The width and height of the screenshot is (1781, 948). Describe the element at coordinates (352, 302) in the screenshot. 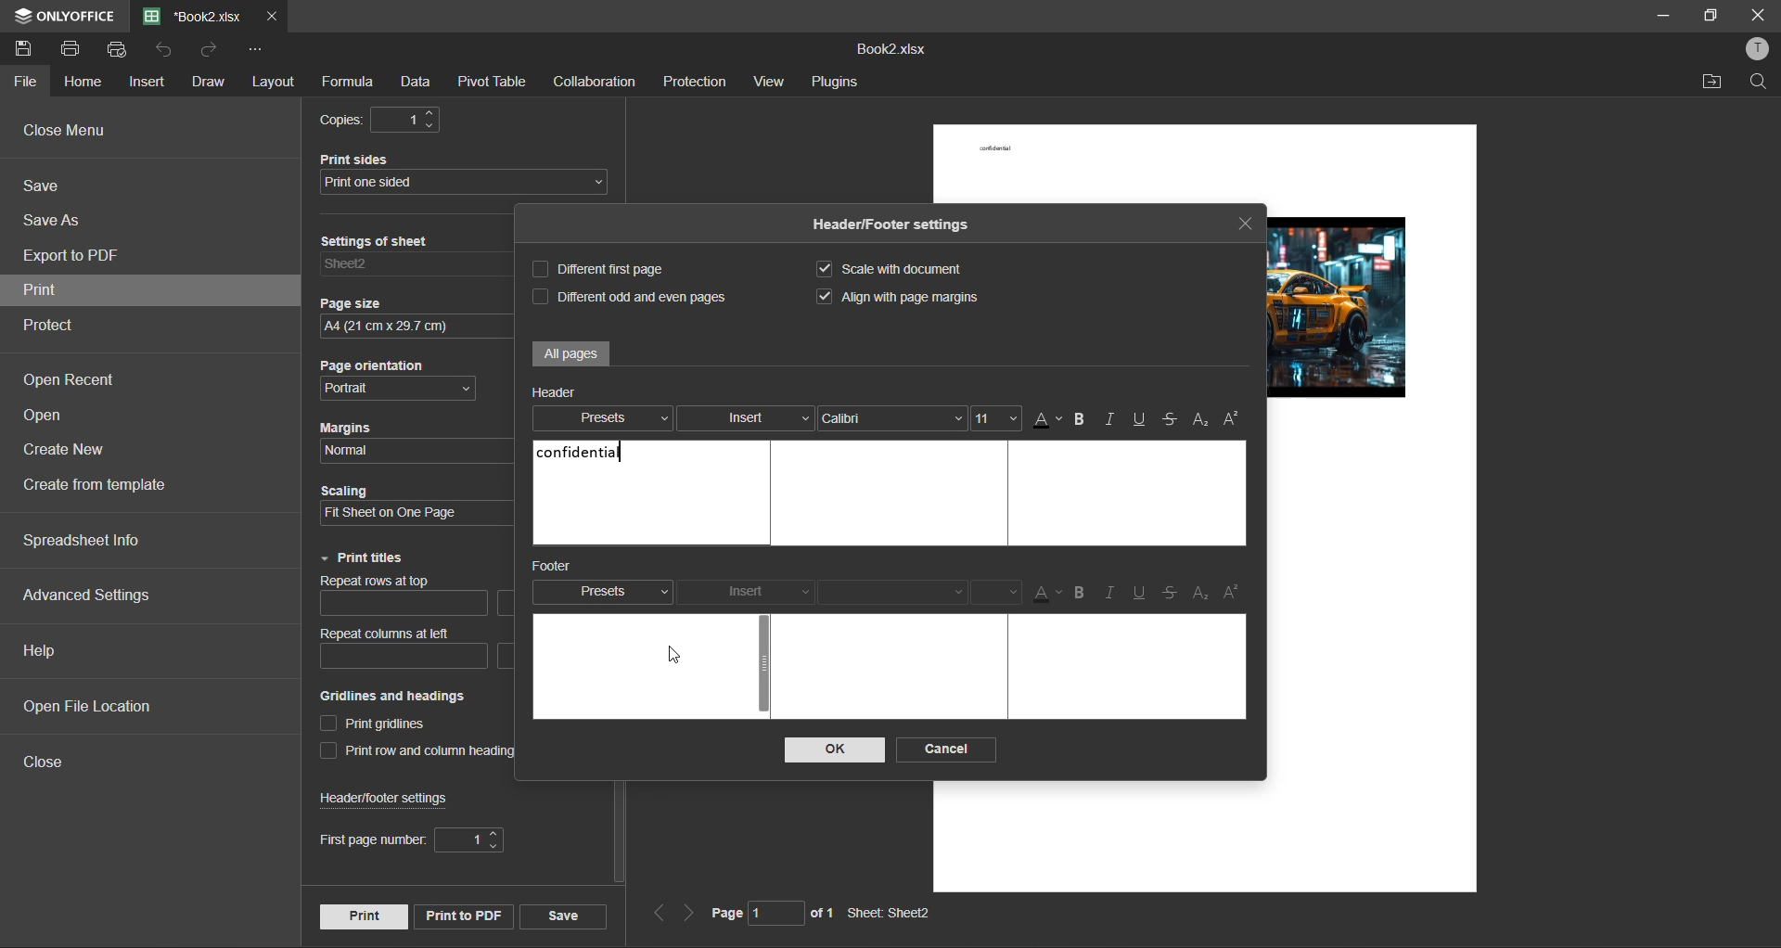

I see `Page size` at that location.